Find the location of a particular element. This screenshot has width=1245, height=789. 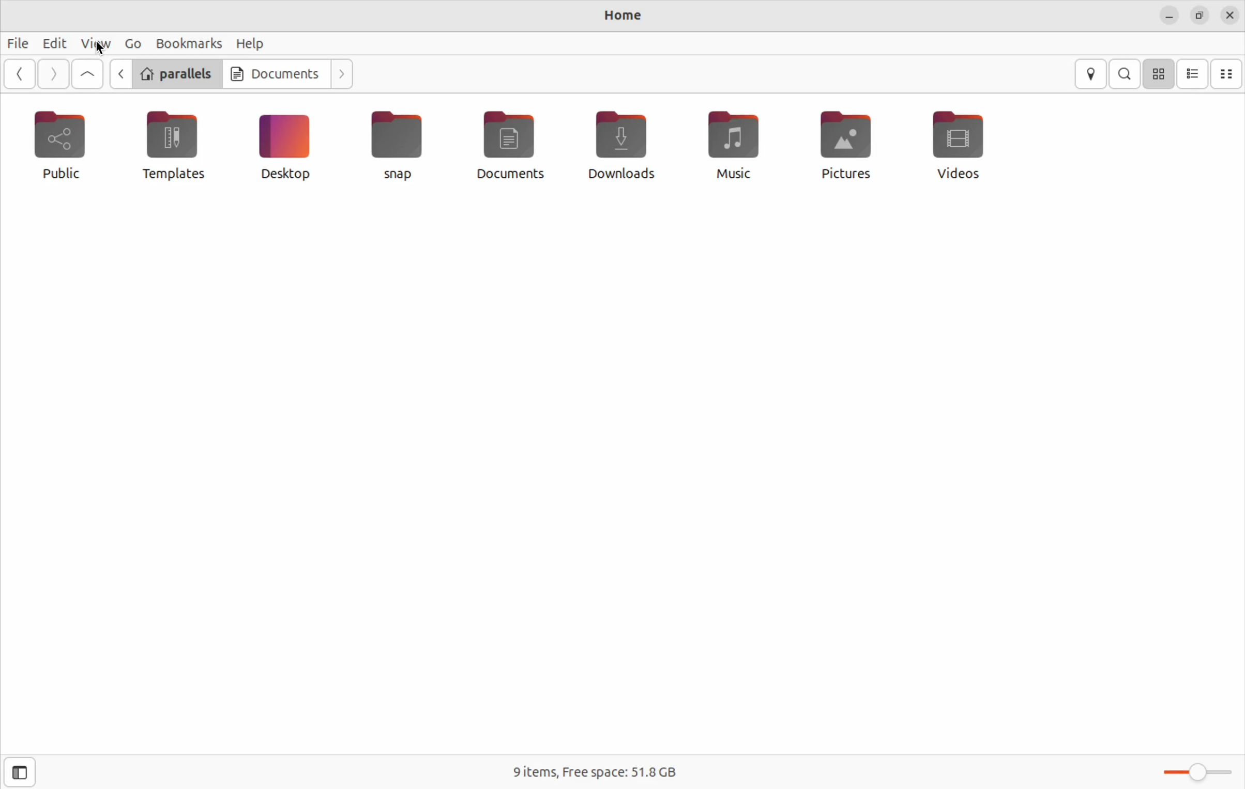

next is located at coordinates (343, 74).